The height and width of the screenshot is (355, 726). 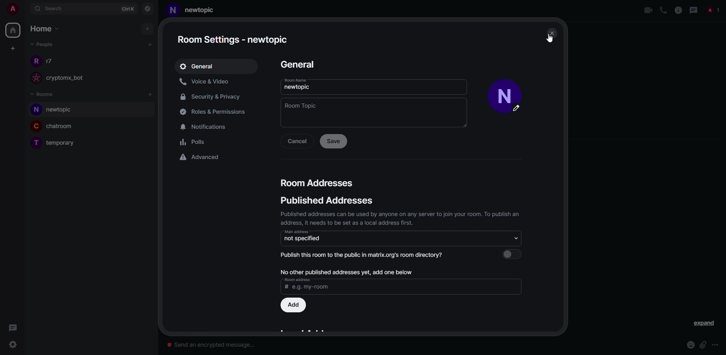 I want to click on start chat, so click(x=150, y=45).